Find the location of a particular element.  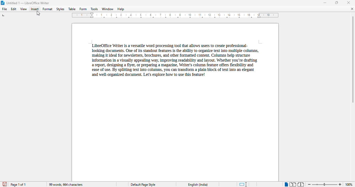

file is located at coordinates (4, 9).